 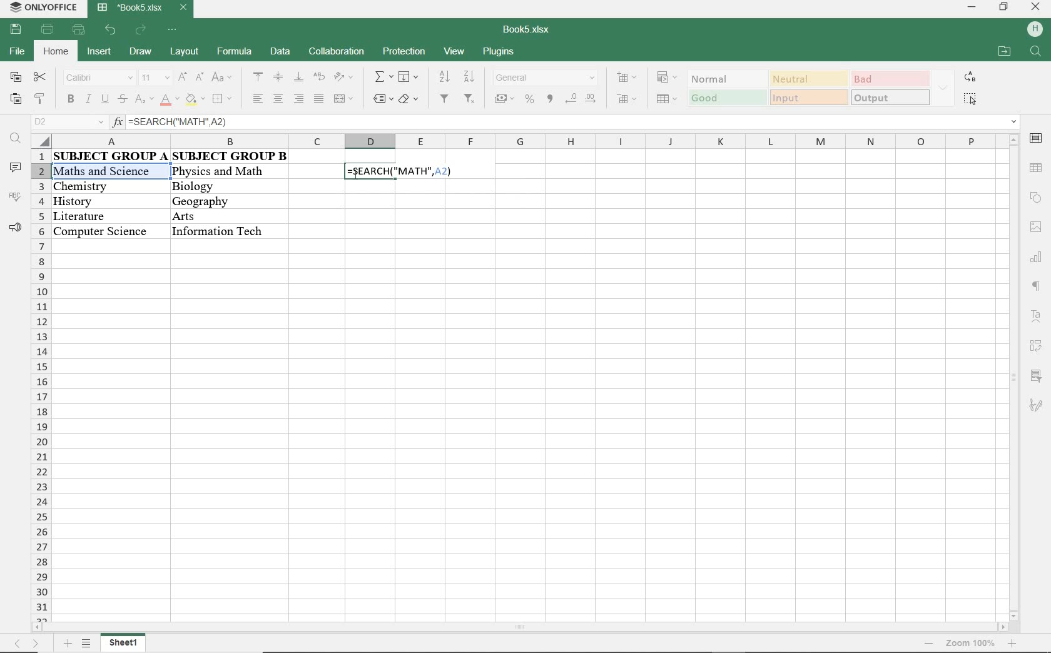 What do you see at coordinates (728, 99) in the screenshot?
I see `good` at bounding box center [728, 99].